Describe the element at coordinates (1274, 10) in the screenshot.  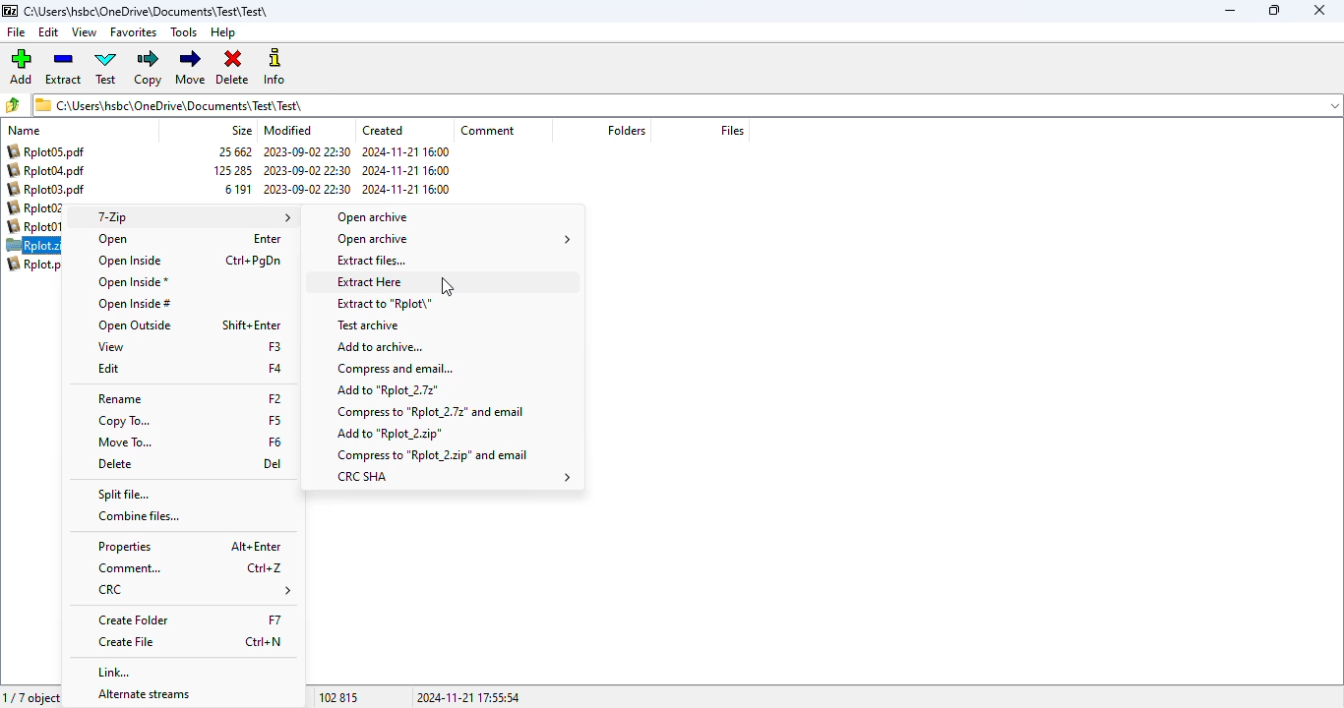
I see `maximize` at that location.